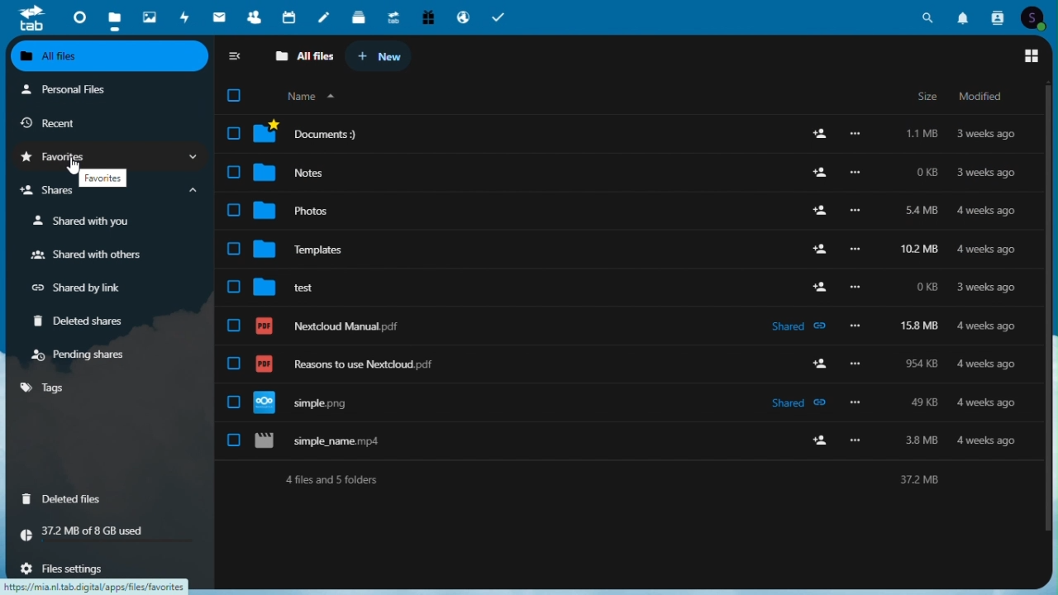  What do you see at coordinates (108, 55) in the screenshot?
I see `All files` at bounding box center [108, 55].